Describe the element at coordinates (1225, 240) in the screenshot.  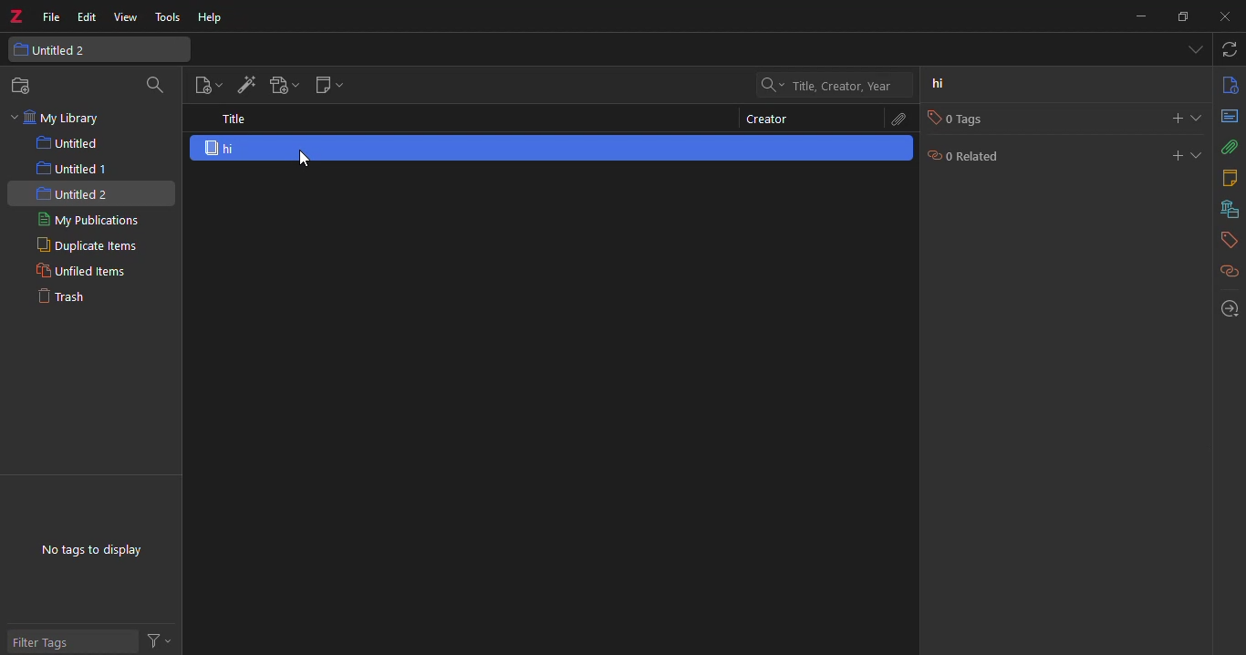
I see `tags` at that location.